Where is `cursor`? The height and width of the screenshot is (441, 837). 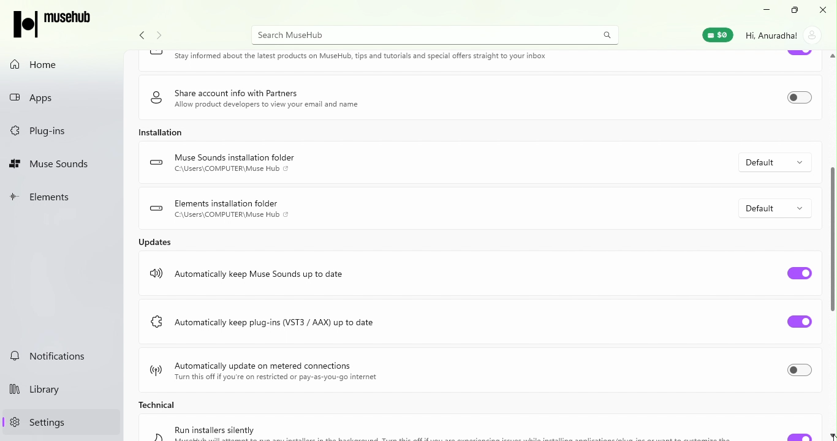
cursor is located at coordinates (831, 438).